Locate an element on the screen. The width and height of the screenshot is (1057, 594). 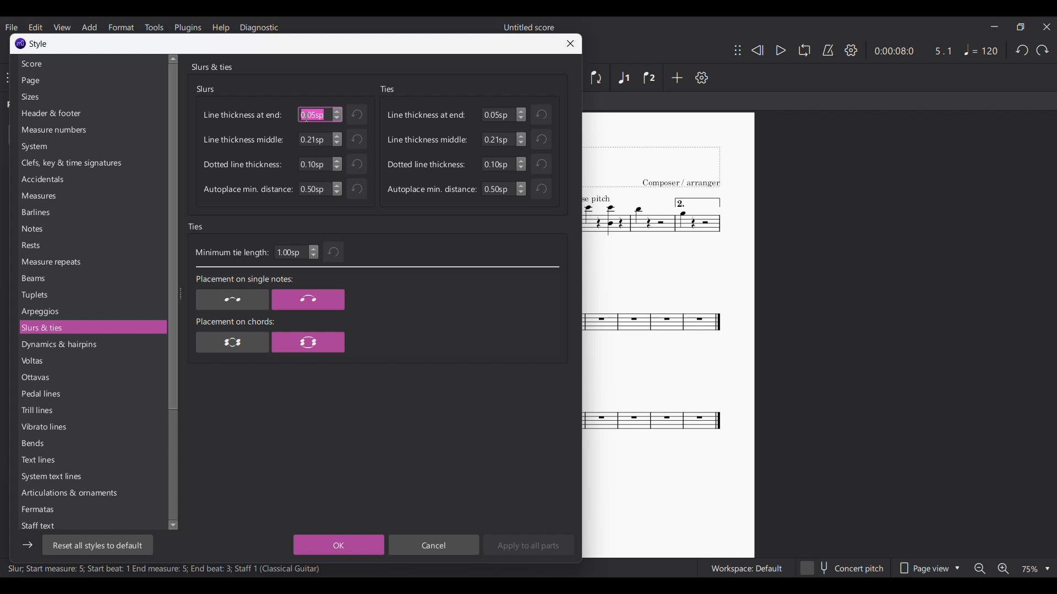
Undo is located at coordinates (357, 114).